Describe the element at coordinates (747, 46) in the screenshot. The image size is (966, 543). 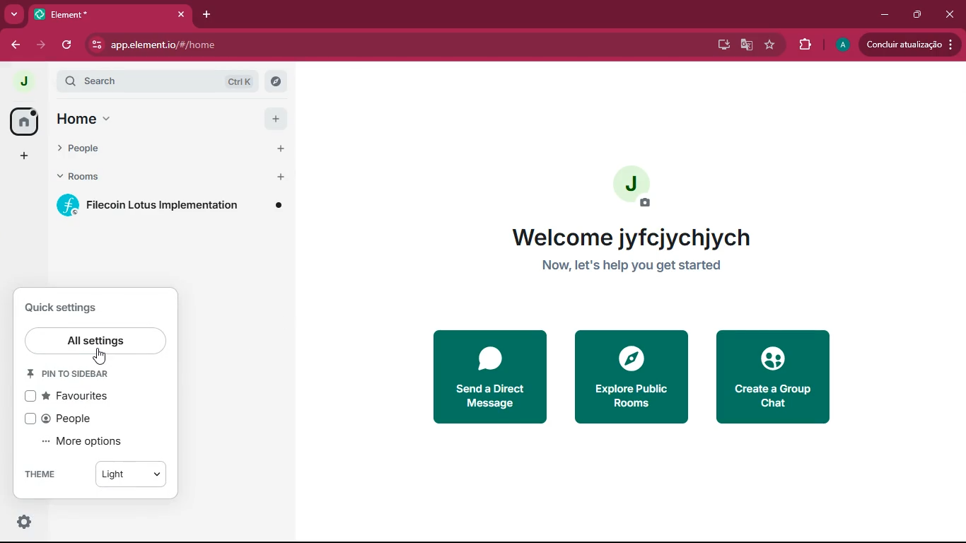
I see `google translate` at that location.